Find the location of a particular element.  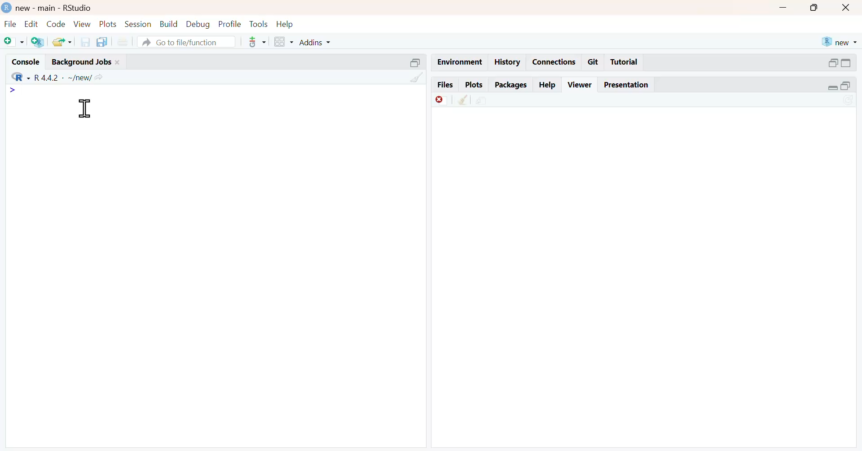

minimize is located at coordinates (831, 88).